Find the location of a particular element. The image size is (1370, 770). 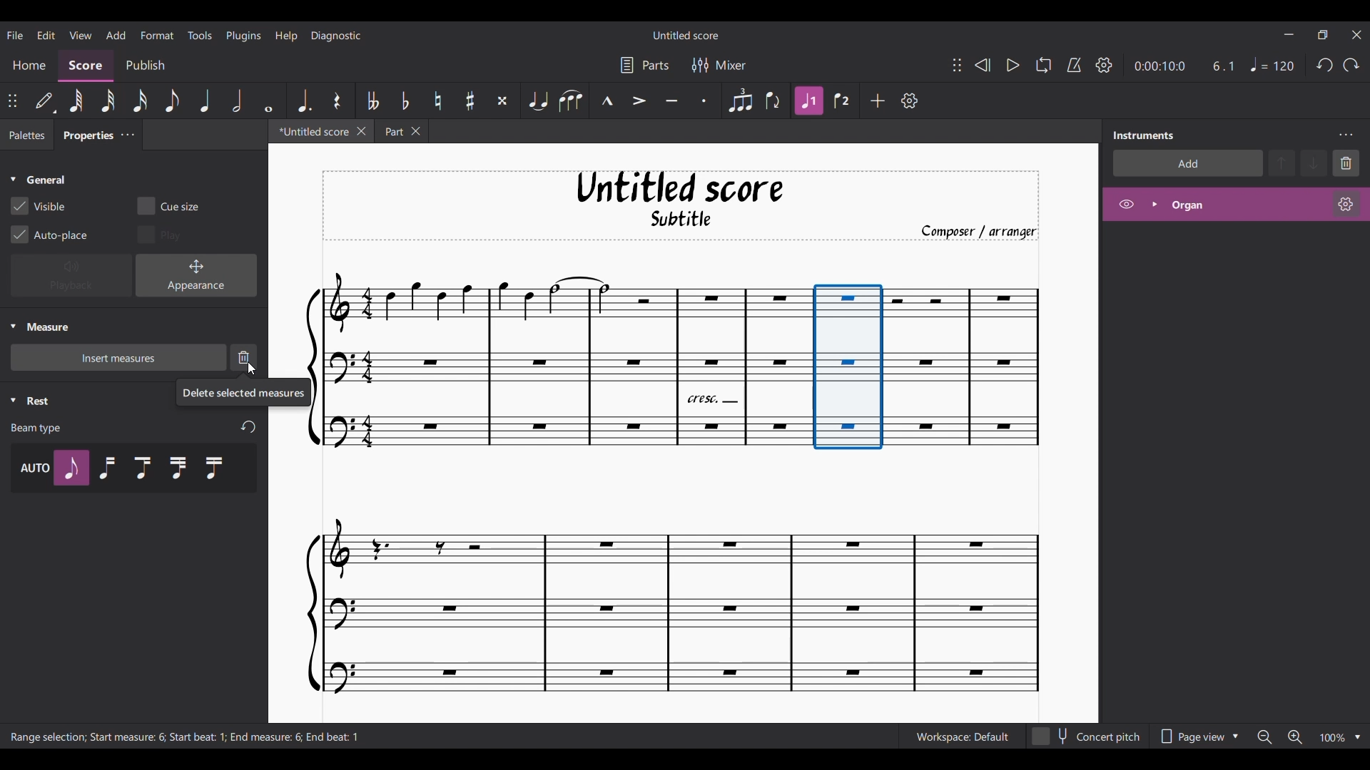

Move selection up is located at coordinates (1282, 163).